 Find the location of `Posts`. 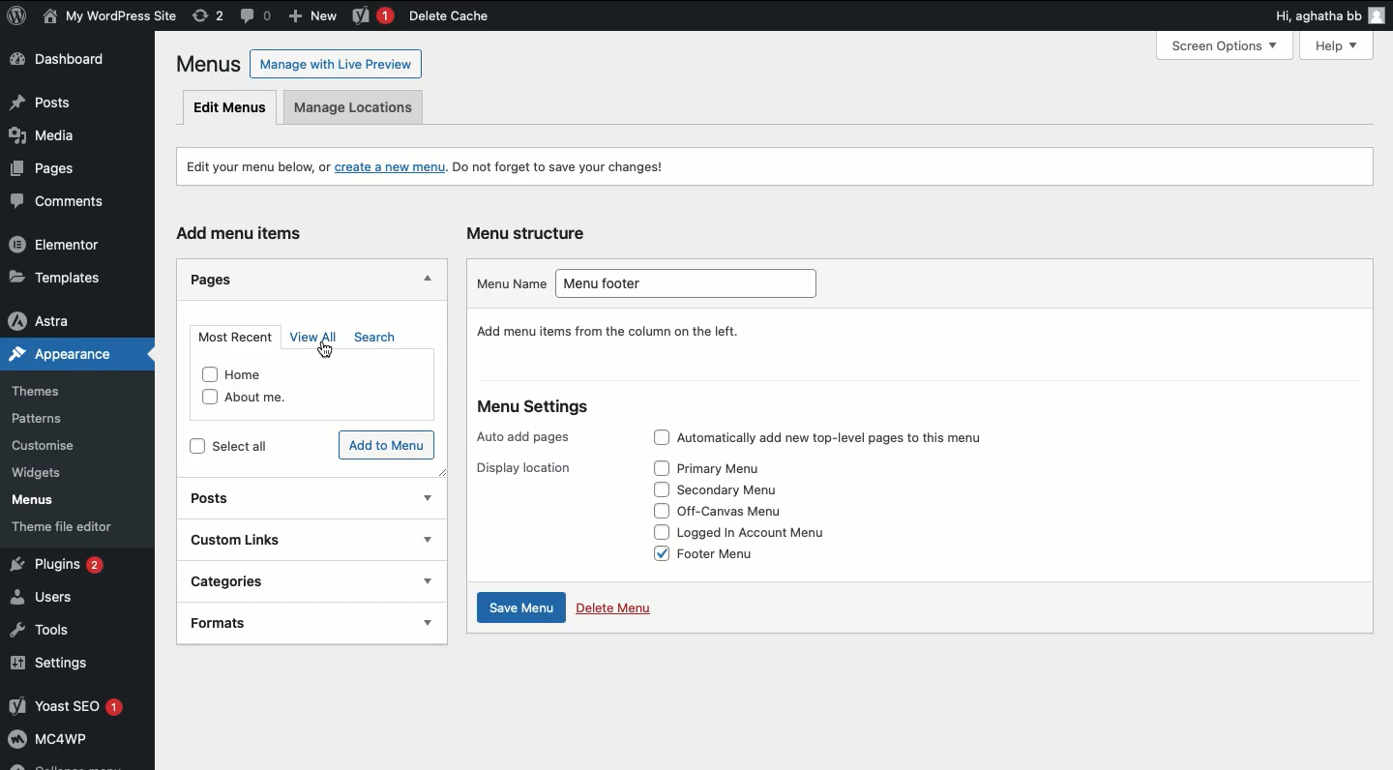

Posts is located at coordinates (287, 495).